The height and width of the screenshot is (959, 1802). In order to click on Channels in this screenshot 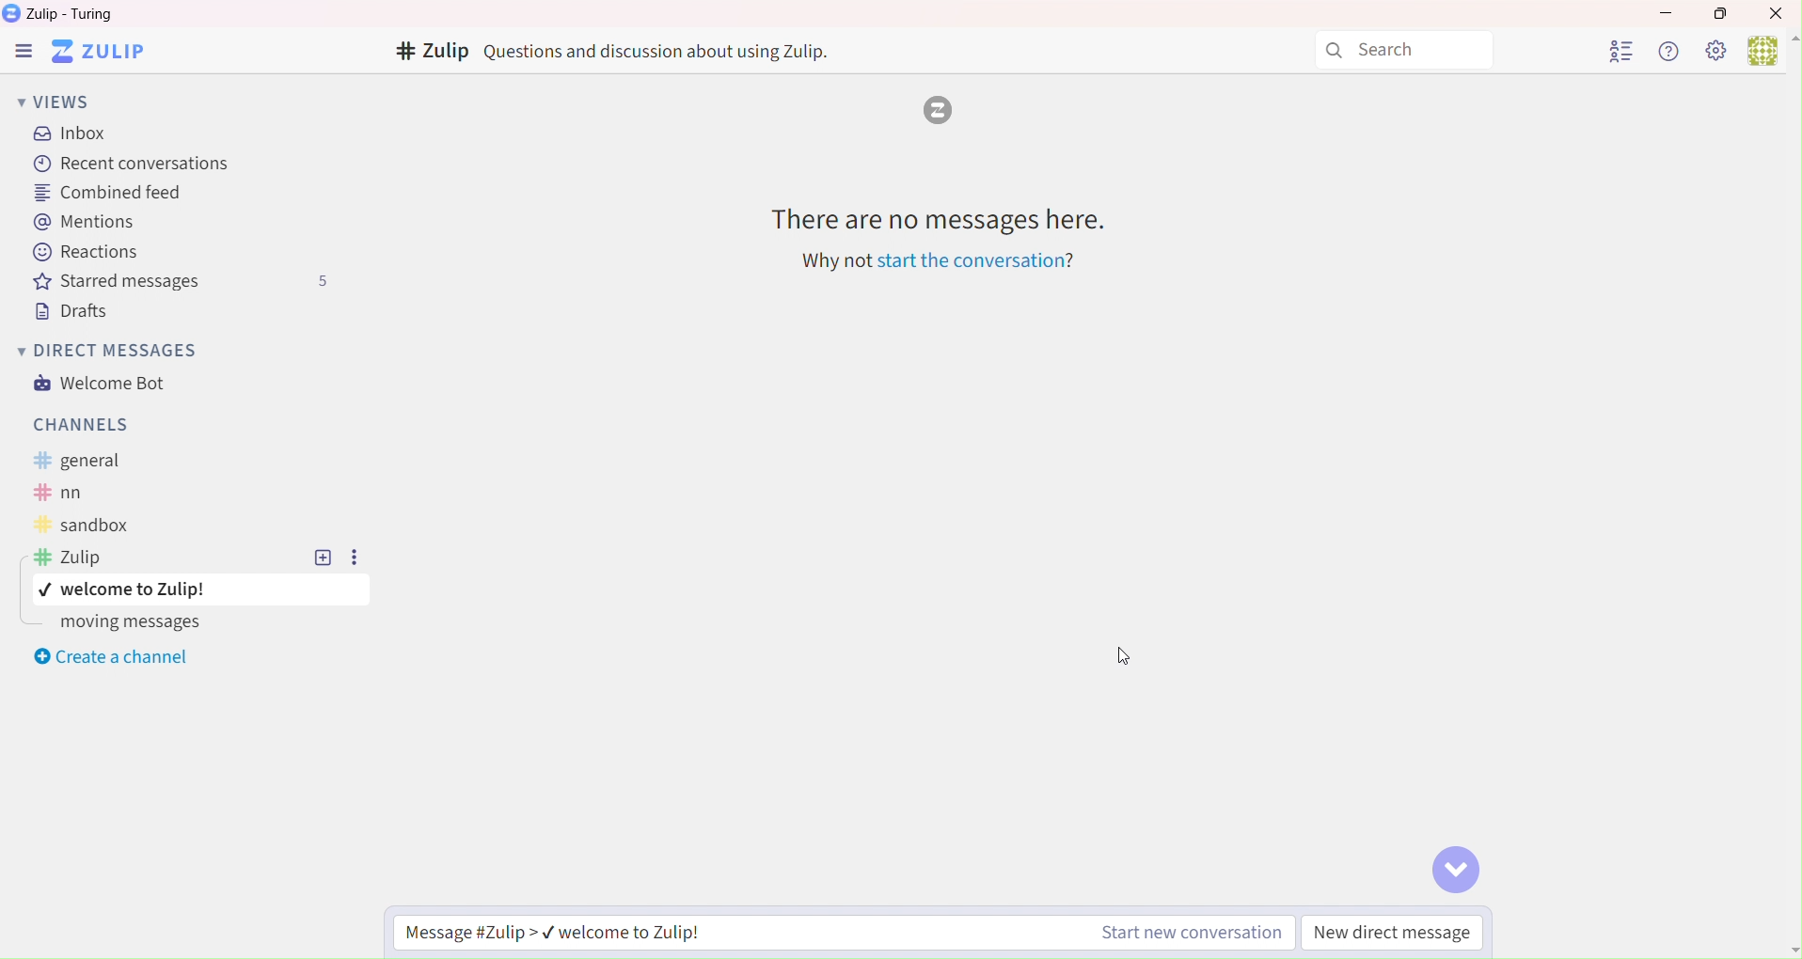, I will do `click(434, 51)`.